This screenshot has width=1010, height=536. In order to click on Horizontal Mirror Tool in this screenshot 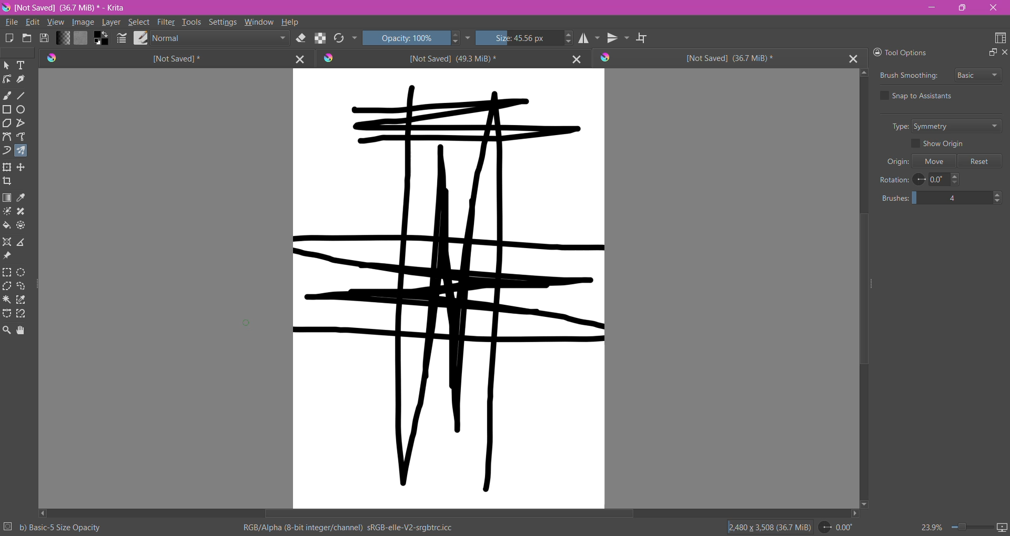, I will do `click(589, 38)`.